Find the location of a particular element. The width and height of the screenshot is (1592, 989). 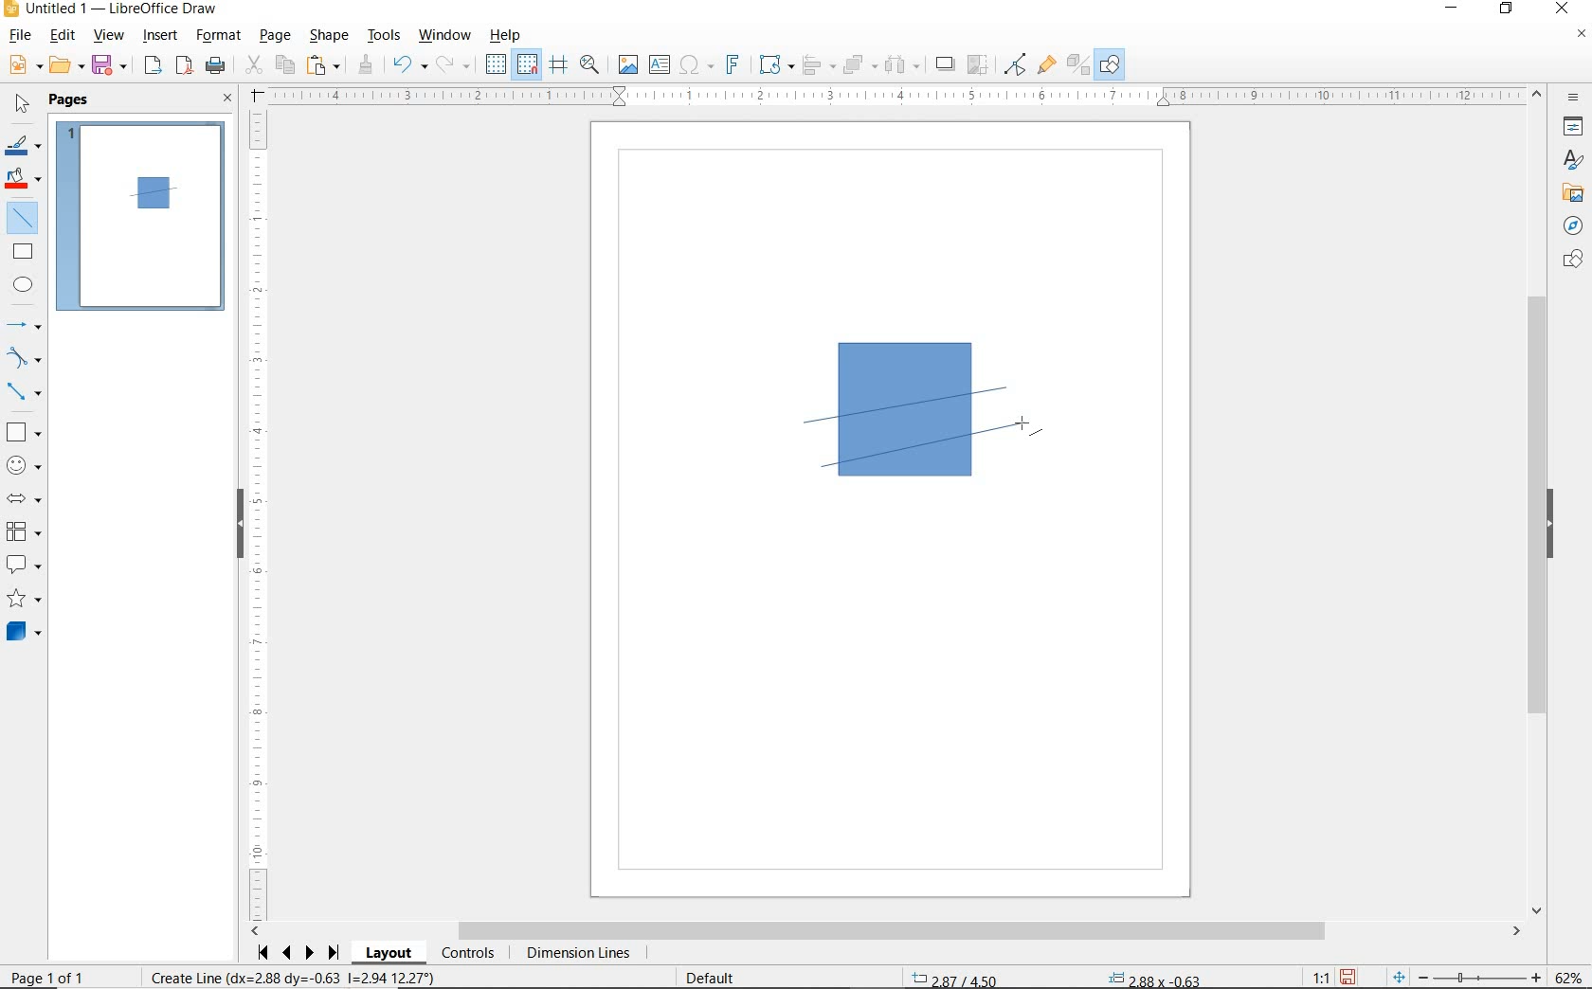

INSERT FRONTWORK TEXT is located at coordinates (732, 64).